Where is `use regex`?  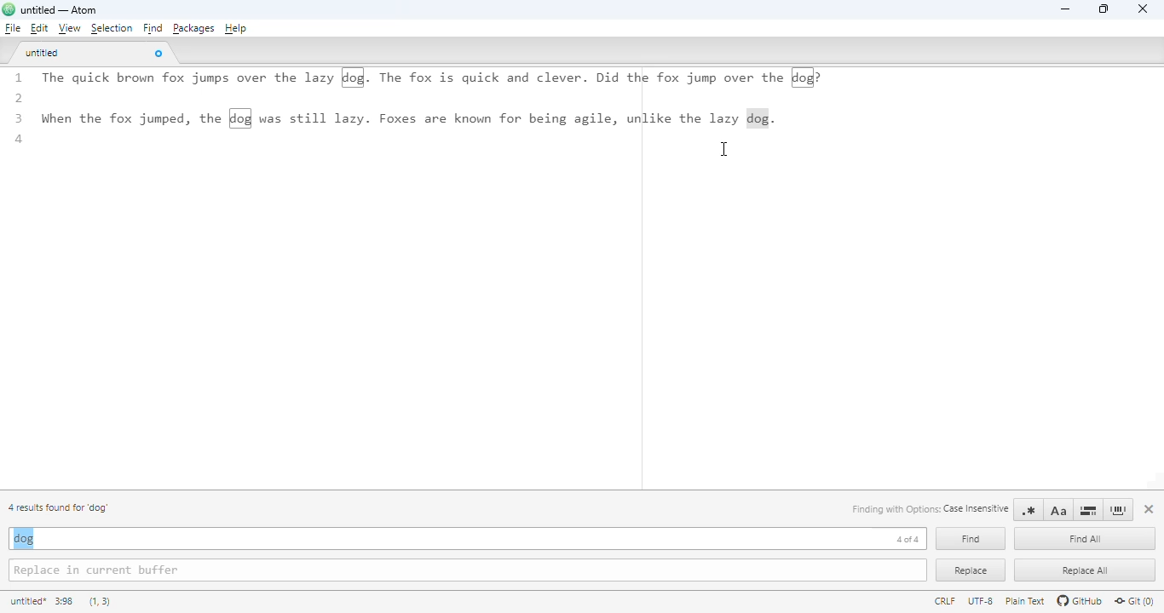 use regex is located at coordinates (1029, 510).